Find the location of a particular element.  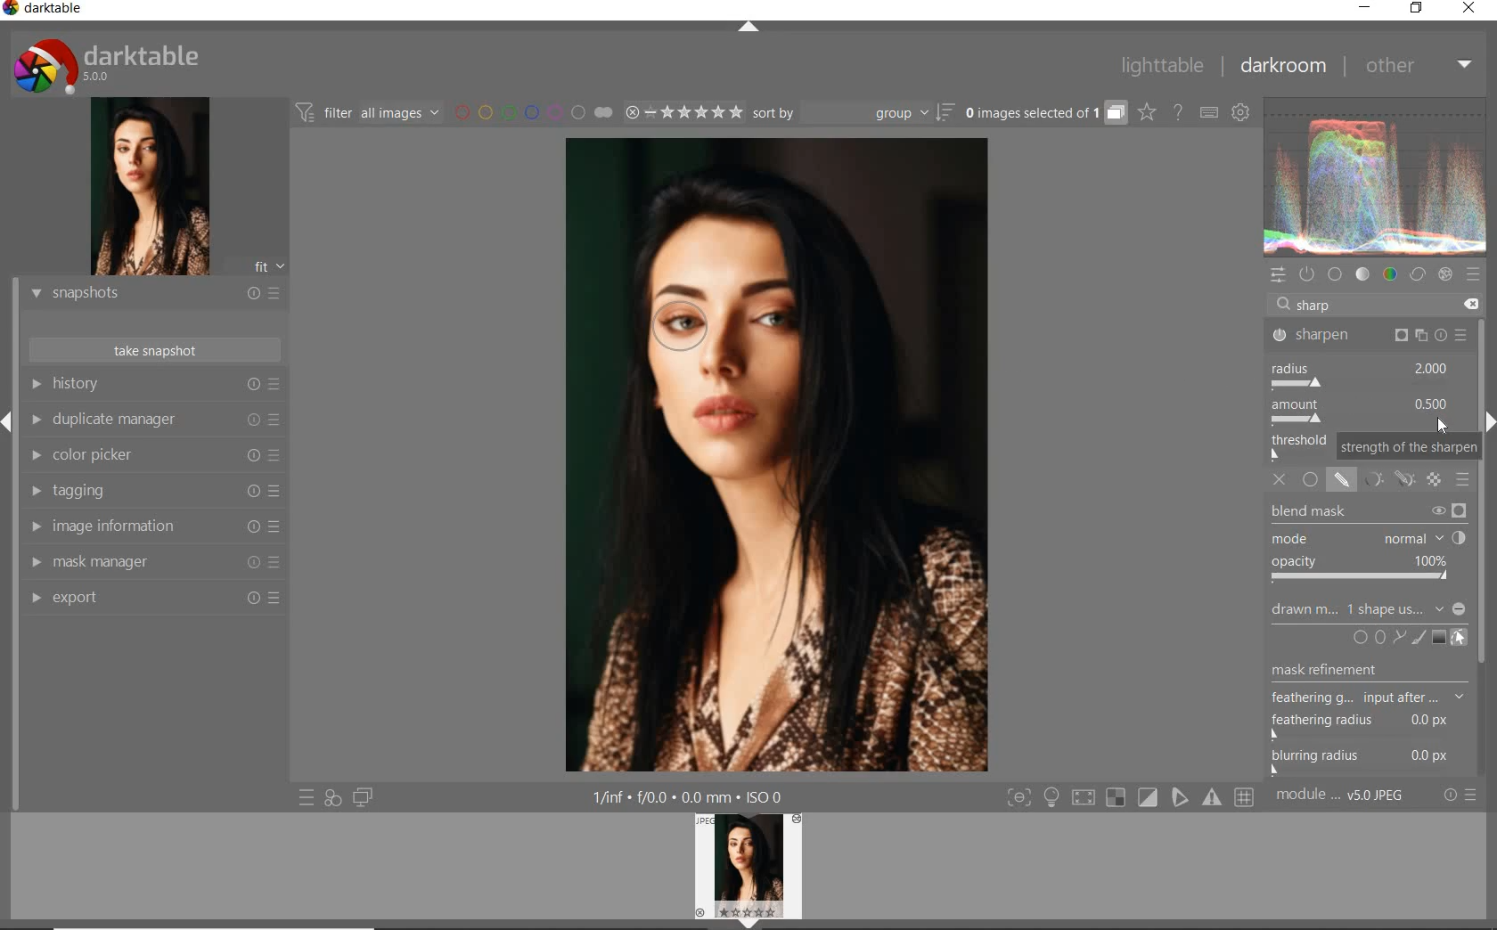

dropdown is located at coordinates (1439, 608).